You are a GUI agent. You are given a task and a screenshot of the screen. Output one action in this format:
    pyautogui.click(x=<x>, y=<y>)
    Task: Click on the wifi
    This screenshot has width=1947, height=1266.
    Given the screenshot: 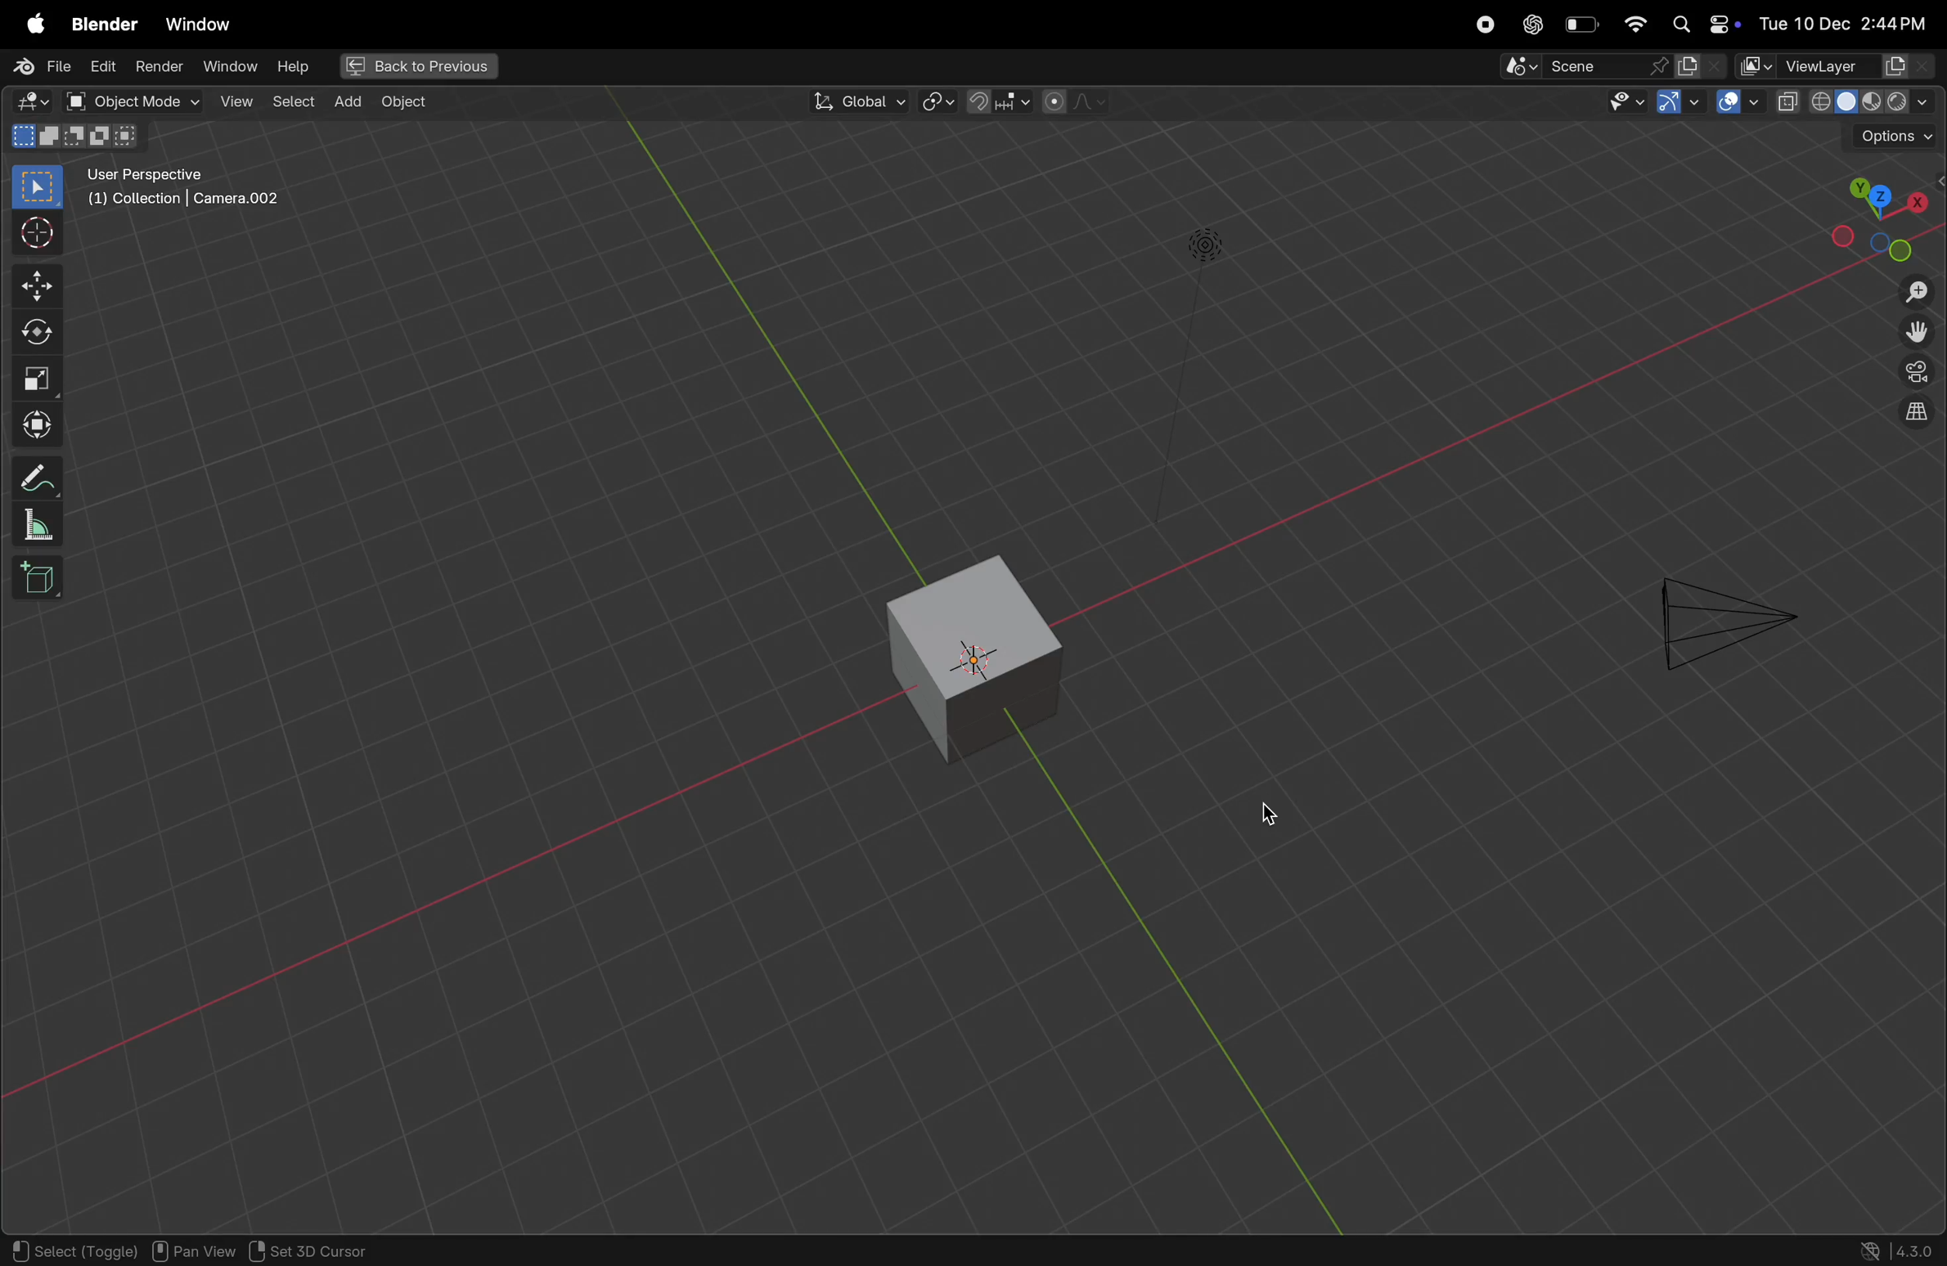 What is the action you would take?
    pyautogui.click(x=1634, y=24)
    